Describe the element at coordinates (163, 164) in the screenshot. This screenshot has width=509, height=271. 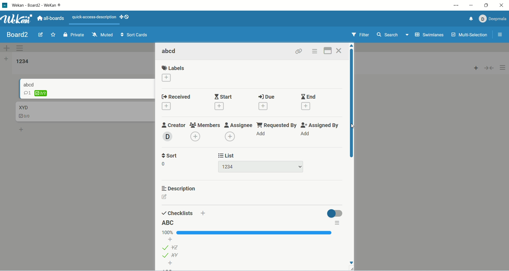
I see `0` at that location.